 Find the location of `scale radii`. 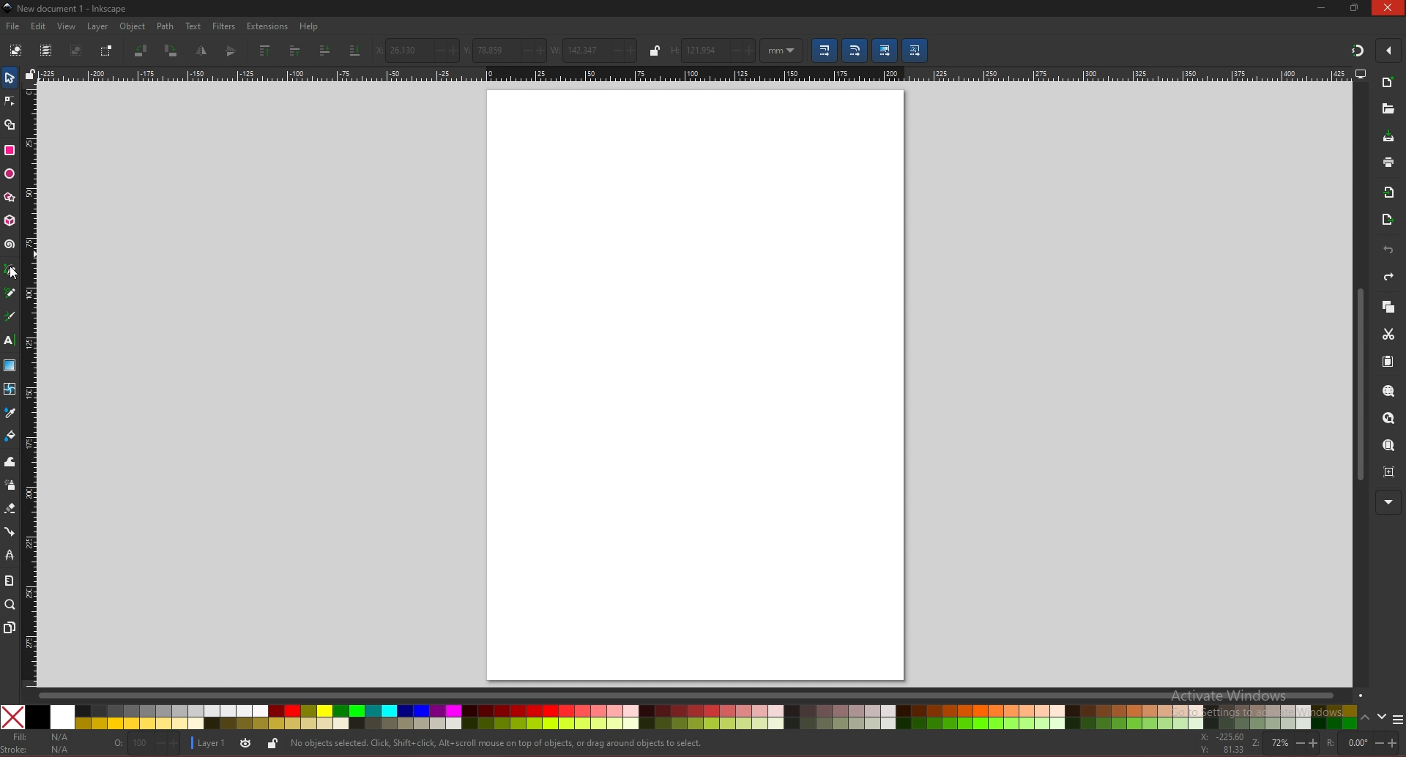

scale radii is located at coordinates (855, 51).